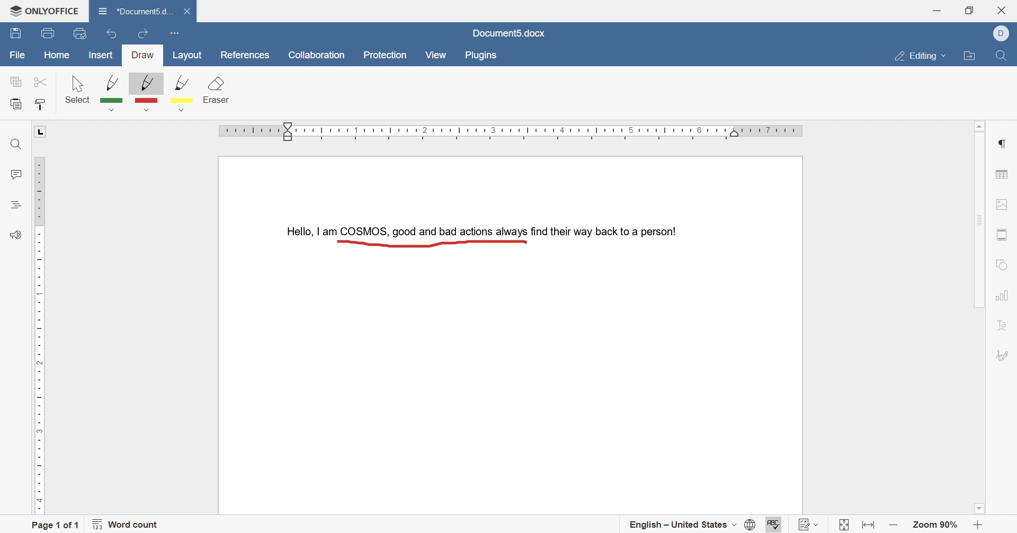 Image resolution: width=1017 pixels, height=533 pixels. What do you see at coordinates (1002, 327) in the screenshot?
I see `text art settings` at bounding box center [1002, 327].